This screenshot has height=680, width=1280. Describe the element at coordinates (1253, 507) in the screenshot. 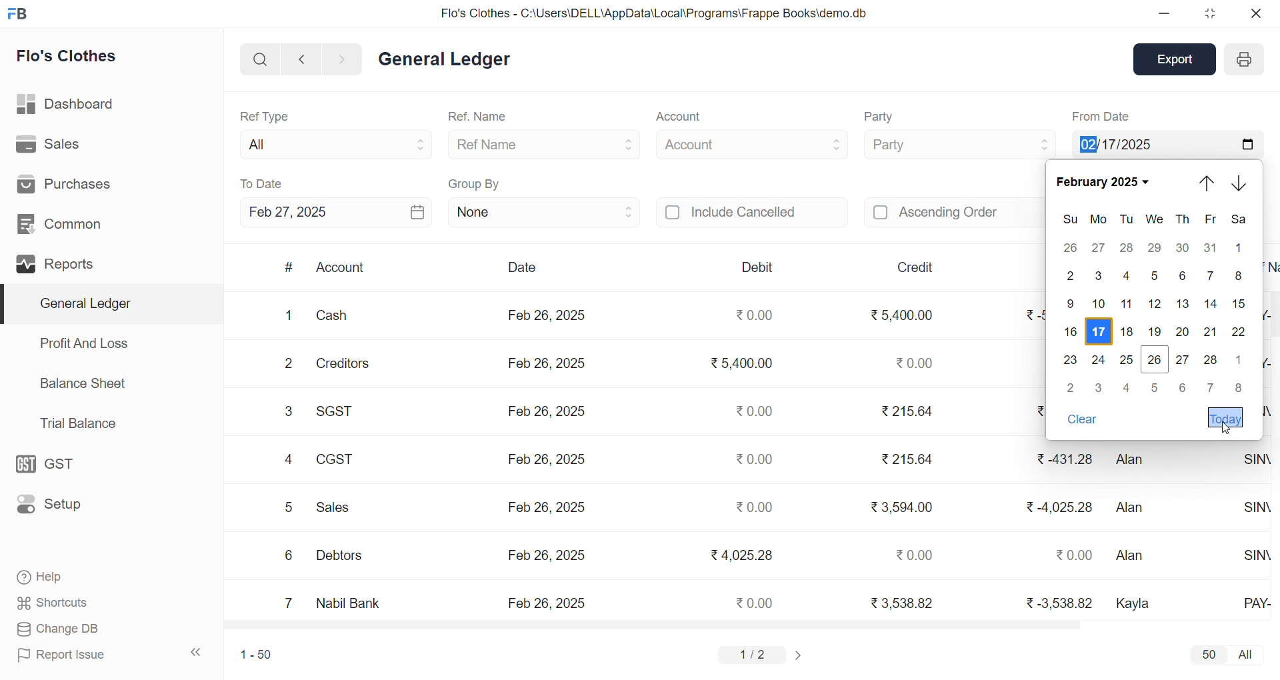

I see `SINV-` at that location.